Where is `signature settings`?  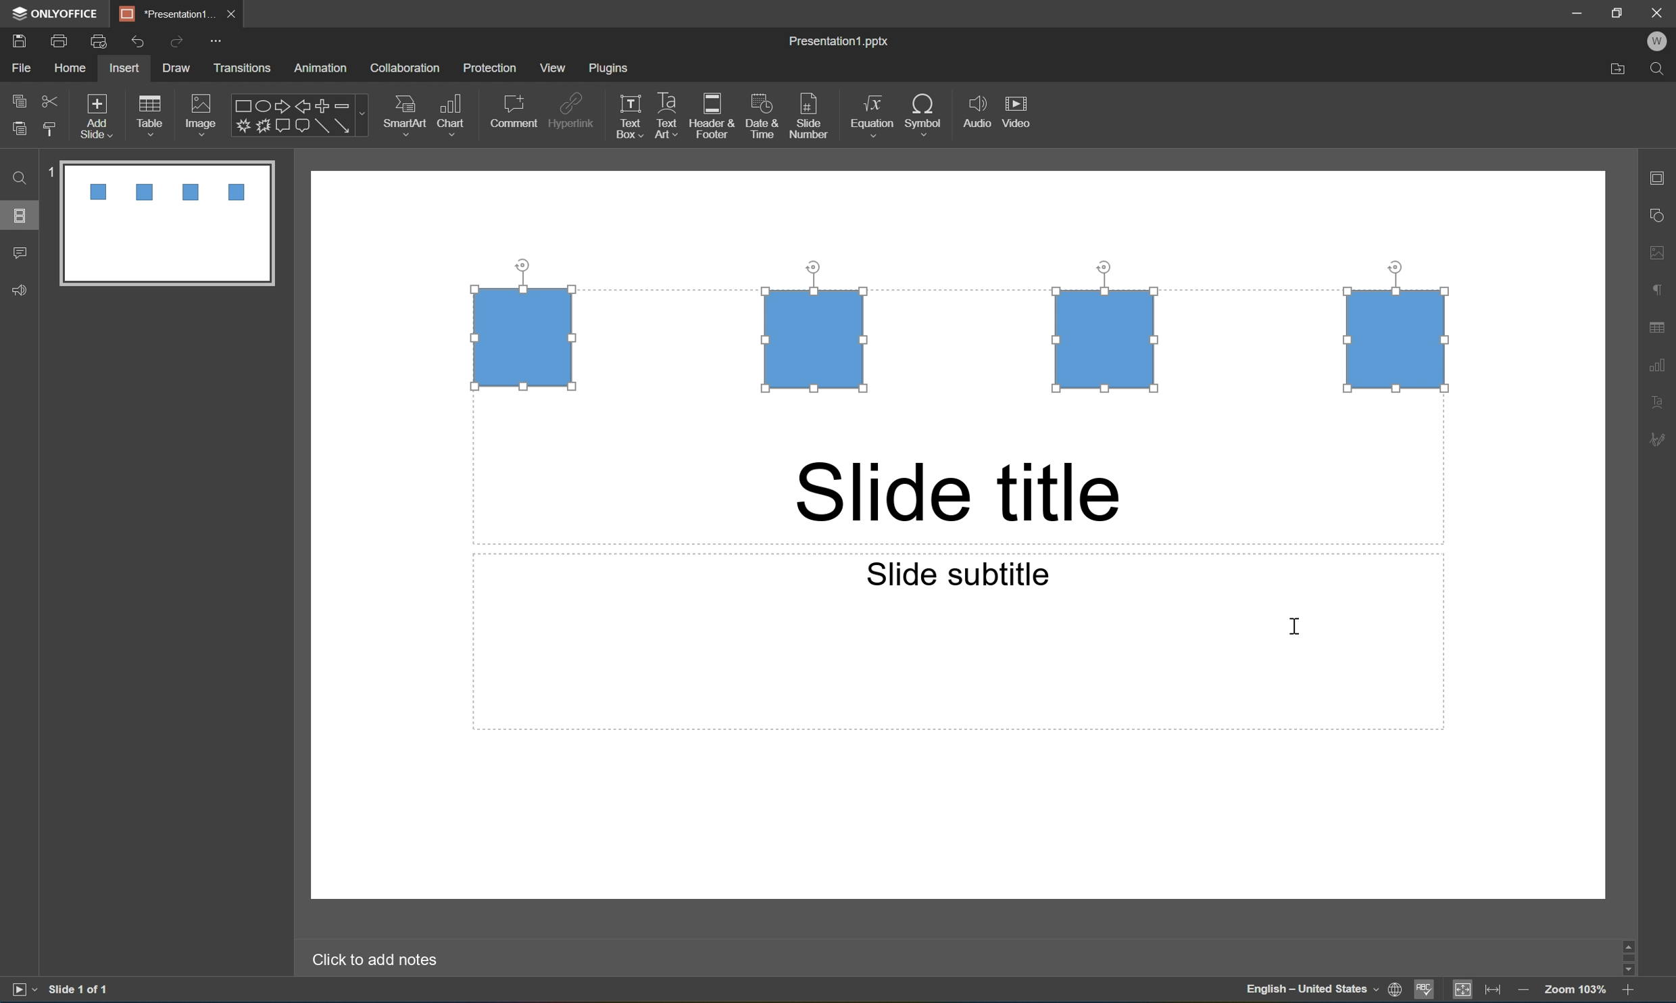
signature settings is located at coordinates (1661, 440).